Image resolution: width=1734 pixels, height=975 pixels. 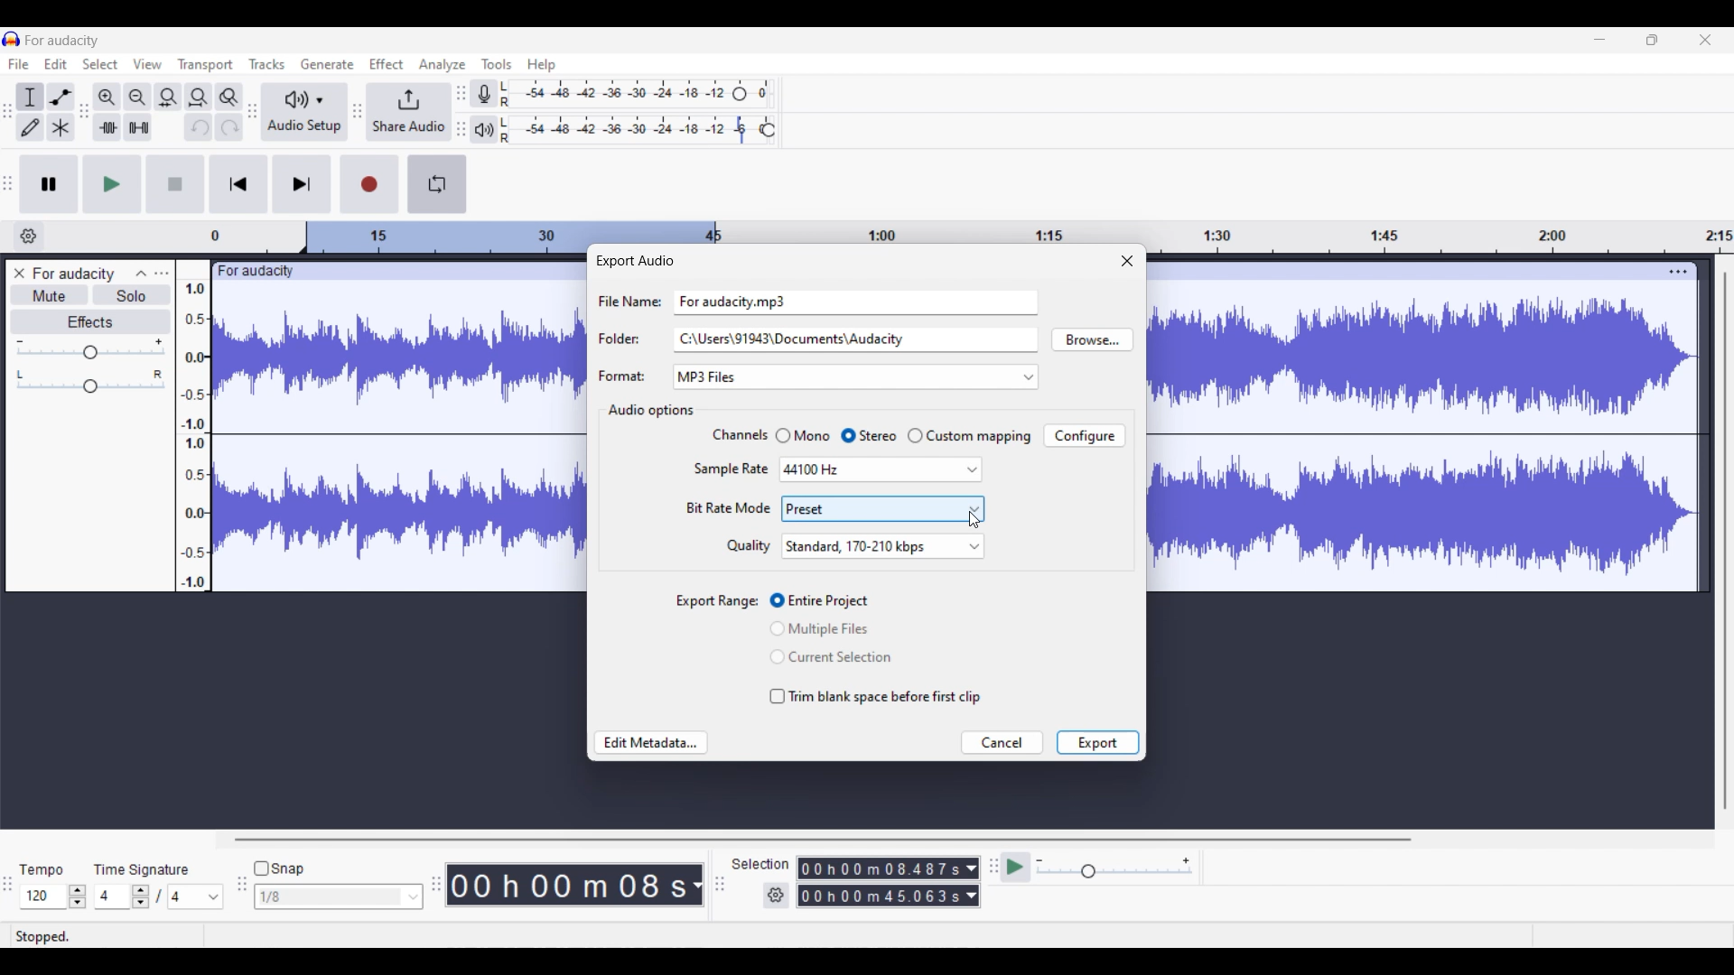 I want to click on Text box for File Name, so click(x=856, y=301).